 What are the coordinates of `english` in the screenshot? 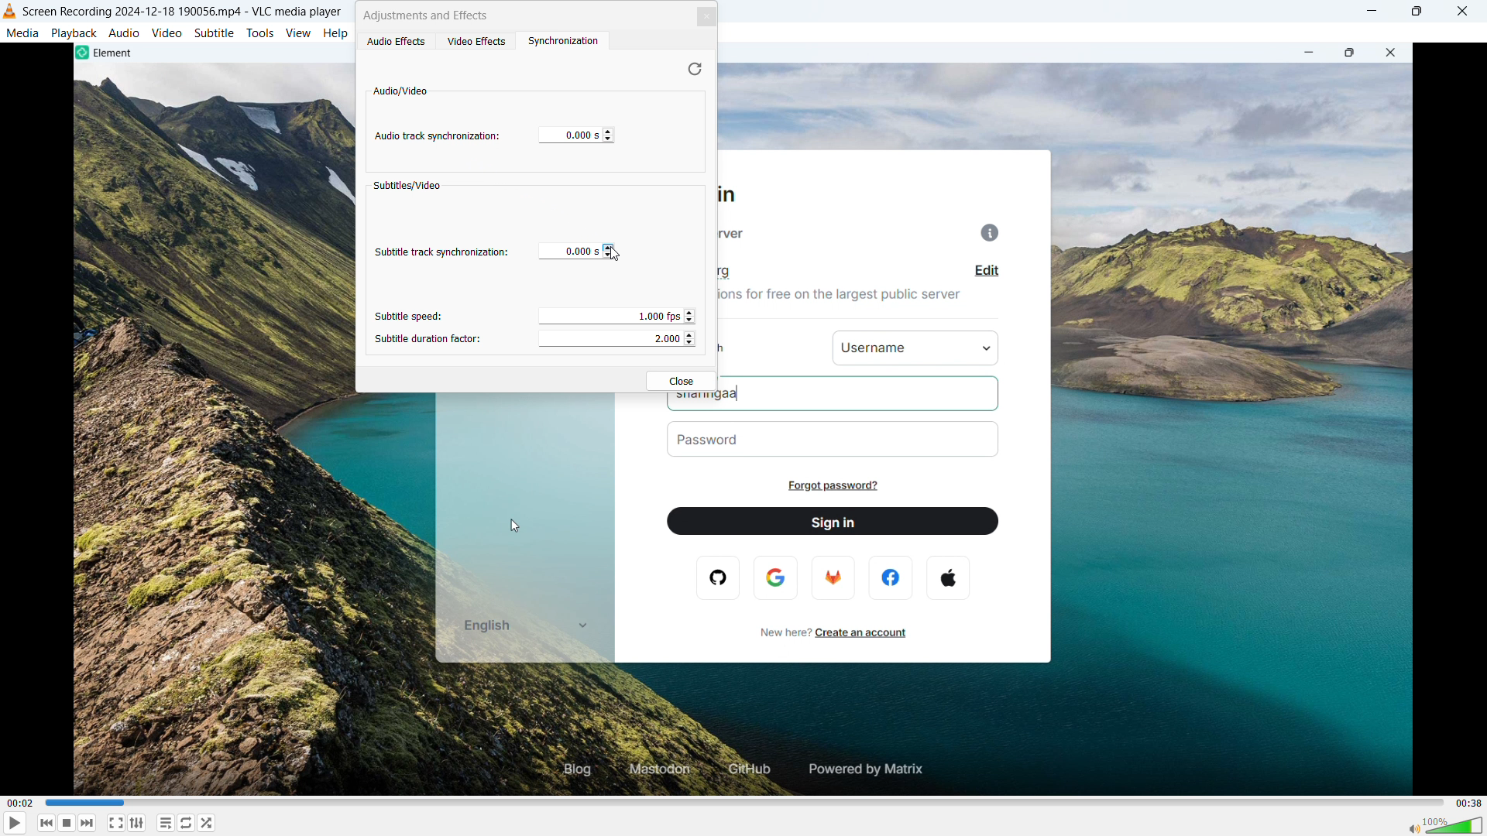 It's located at (517, 627).